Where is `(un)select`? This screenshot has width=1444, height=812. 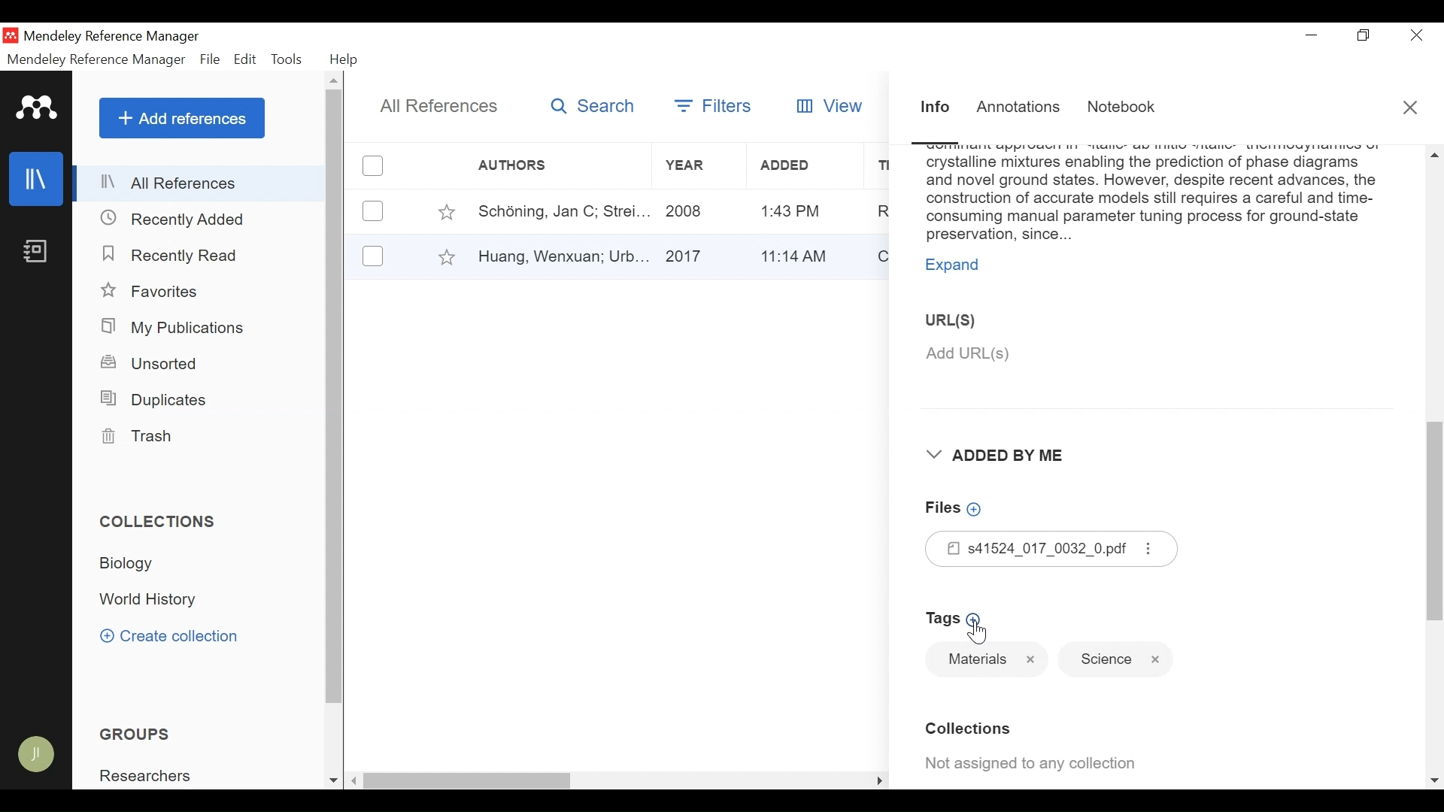
(un)select is located at coordinates (373, 211).